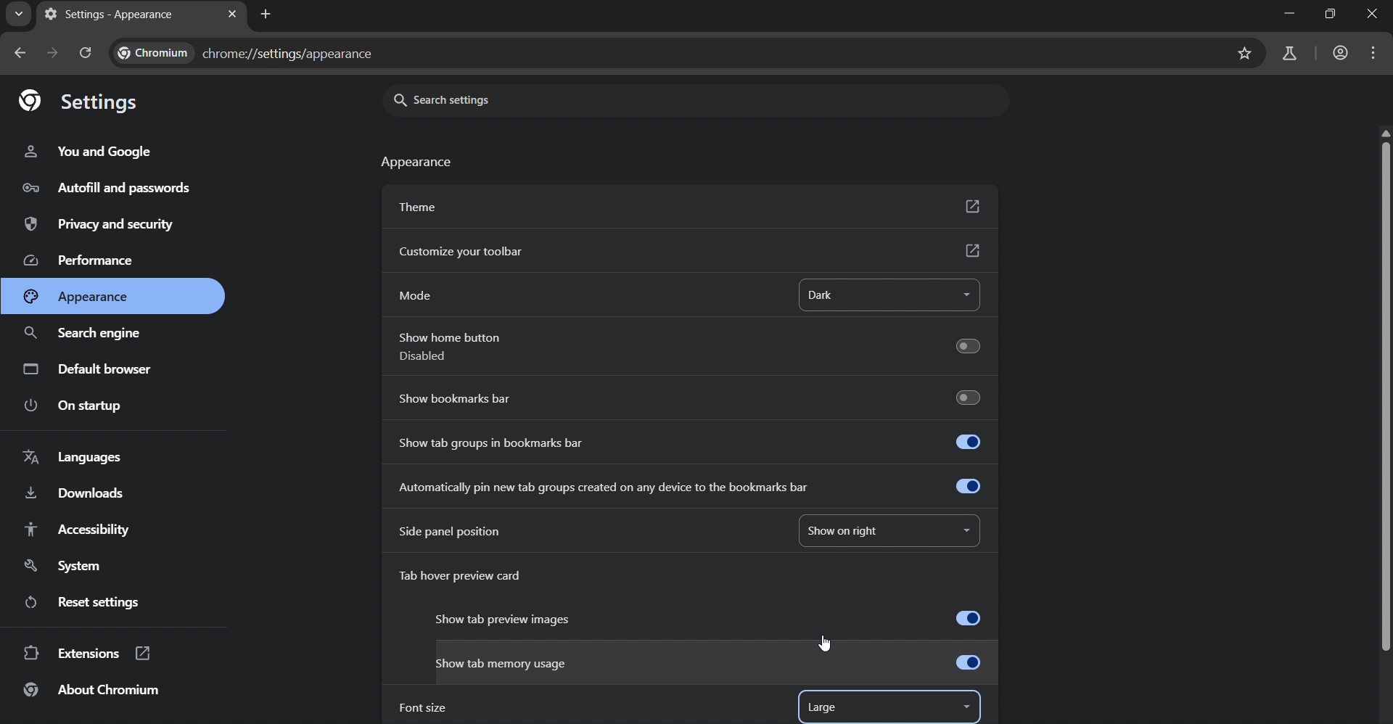 The image size is (1393, 724). I want to click on dark, so click(850, 296).